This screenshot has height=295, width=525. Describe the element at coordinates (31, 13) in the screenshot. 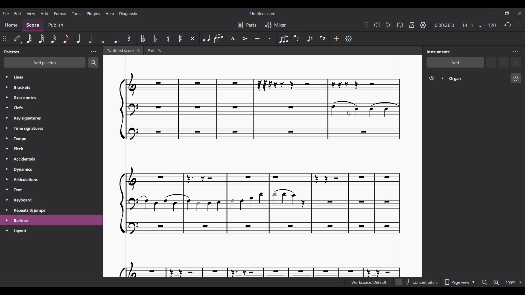

I see `View menu` at that location.